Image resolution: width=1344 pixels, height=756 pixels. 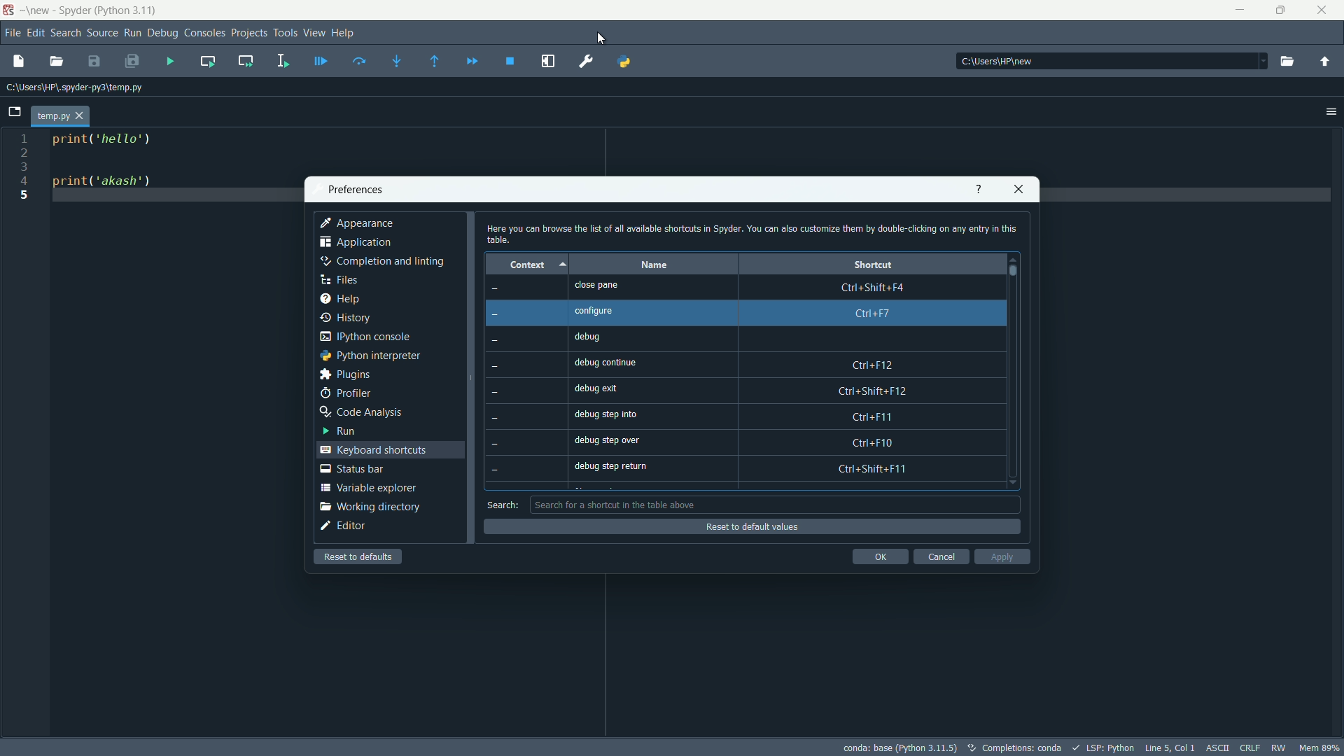 I want to click on code editor - print('hello') print ('akash'), so click(x=99, y=167).